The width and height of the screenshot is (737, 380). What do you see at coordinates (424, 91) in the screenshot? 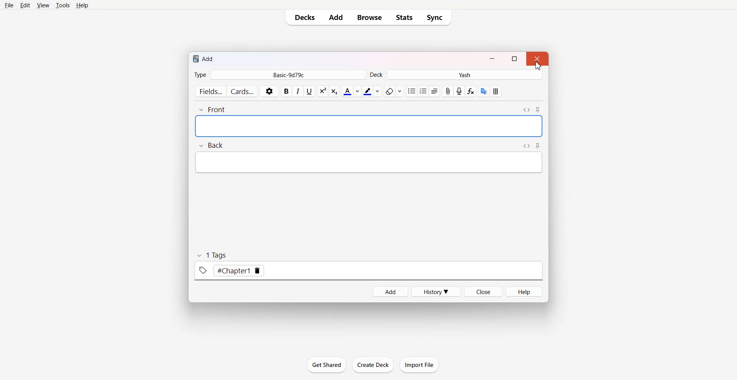
I see `Order list` at bounding box center [424, 91].